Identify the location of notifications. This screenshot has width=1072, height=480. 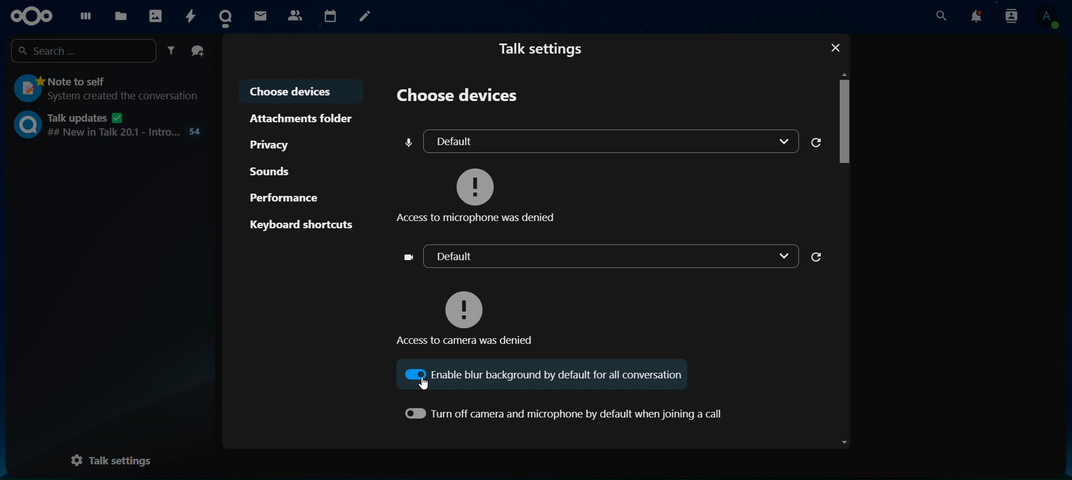
(979, 17).